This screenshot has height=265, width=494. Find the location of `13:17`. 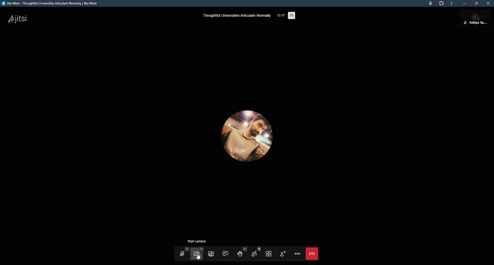

13:17 is located at coordinates (280, 16).